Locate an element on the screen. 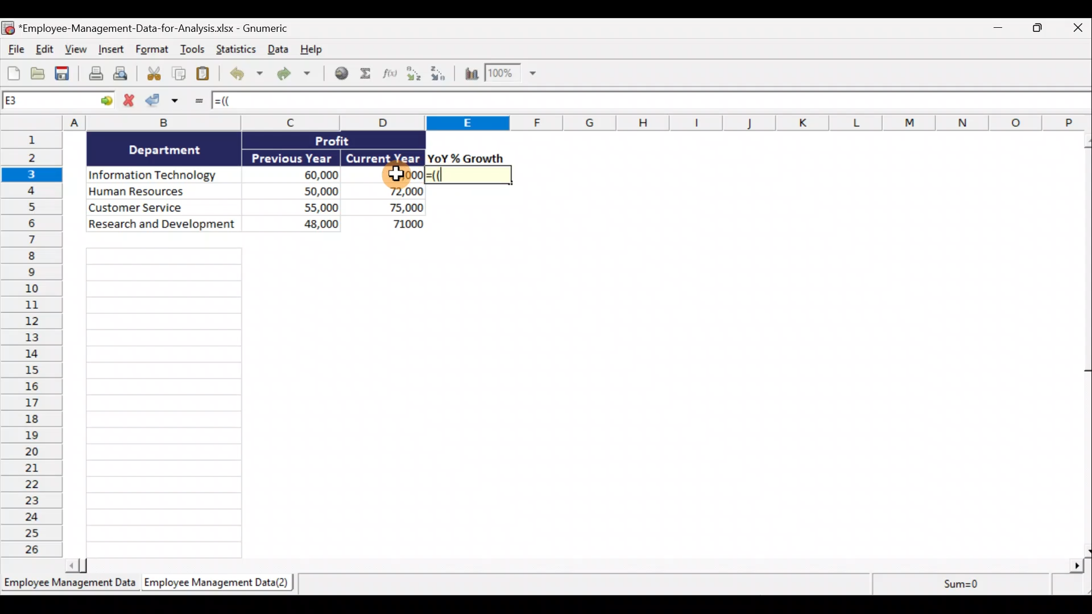 The width and height of the screenshot is (1092, 614). Scroll bar is located at coordinates (1085, 345).